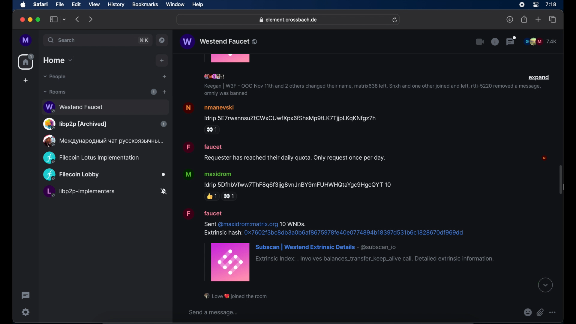  Describe the element at coordinates (546, 285) in the screenshot. I see `see latest message` at that location.